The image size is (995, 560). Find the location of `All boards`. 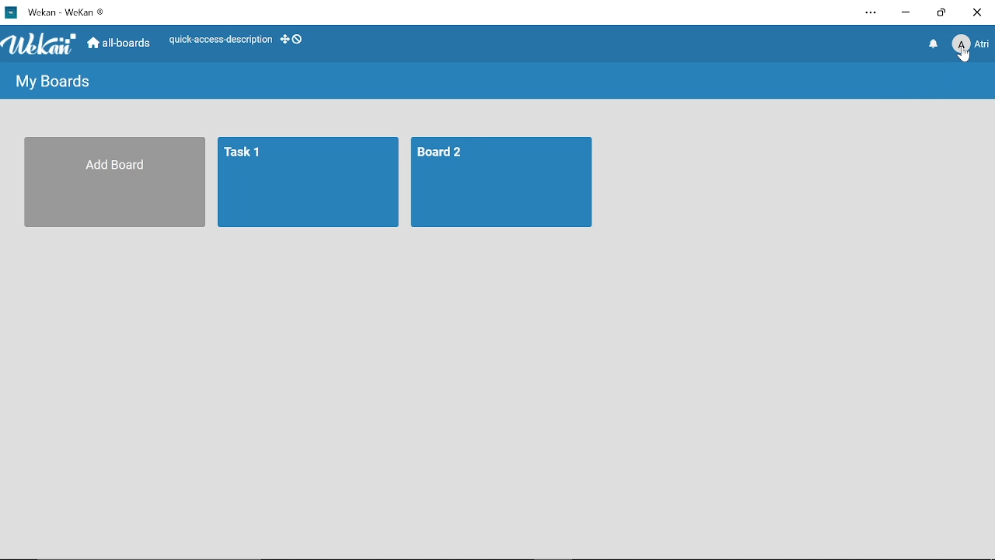

All boards is located at coordinates (117, 183).